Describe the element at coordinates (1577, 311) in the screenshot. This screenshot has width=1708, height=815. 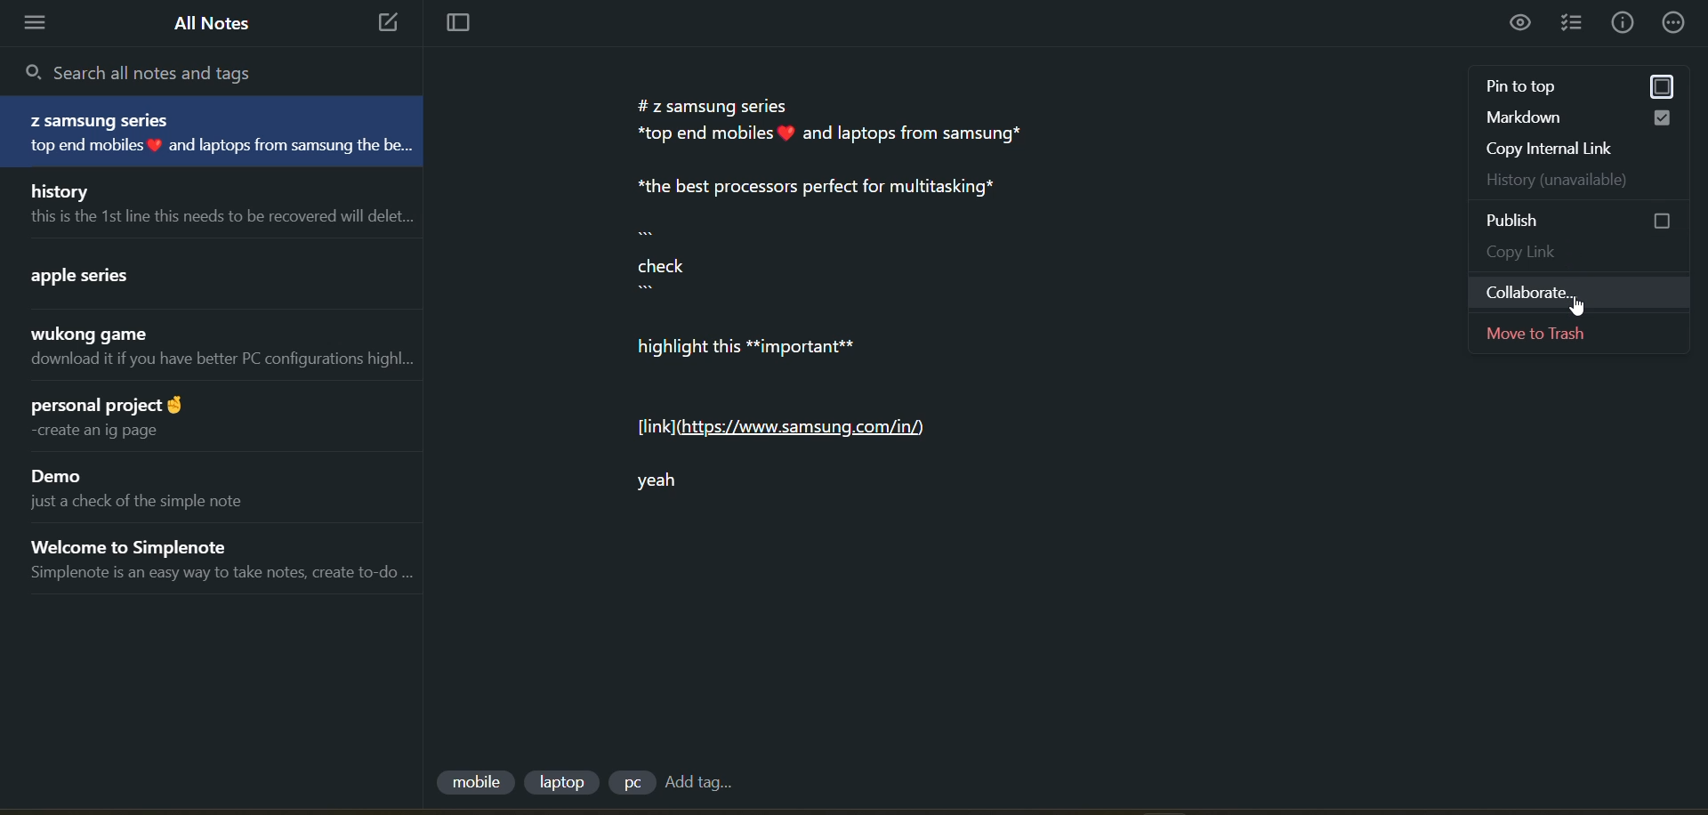
I see `cursor` at that location.